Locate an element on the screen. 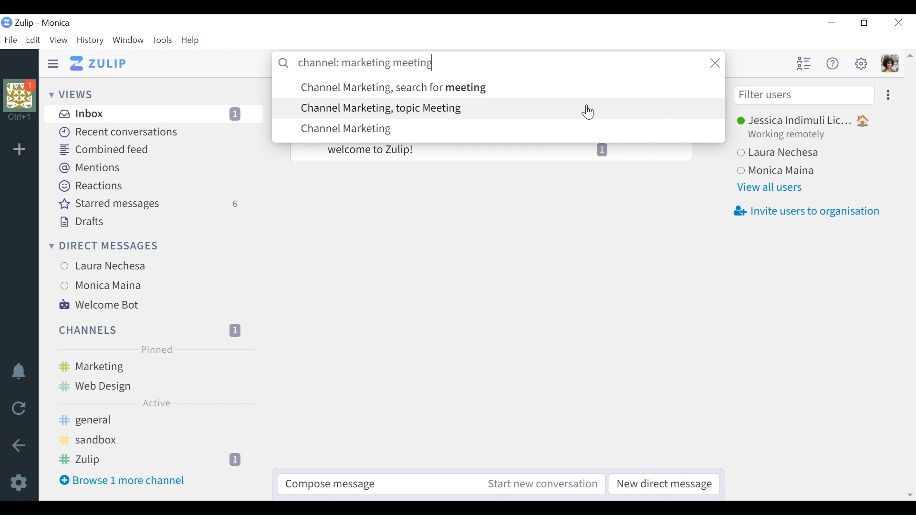 The width and height of the screenshot is (916, 515). Monica Maina is located at coordinates (127, 287).